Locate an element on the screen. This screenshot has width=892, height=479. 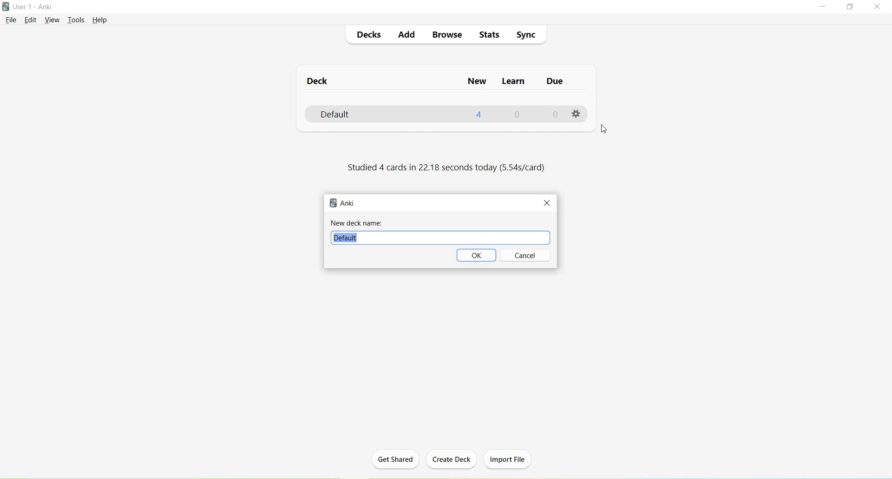
0 is located at coordinates (518, 115).